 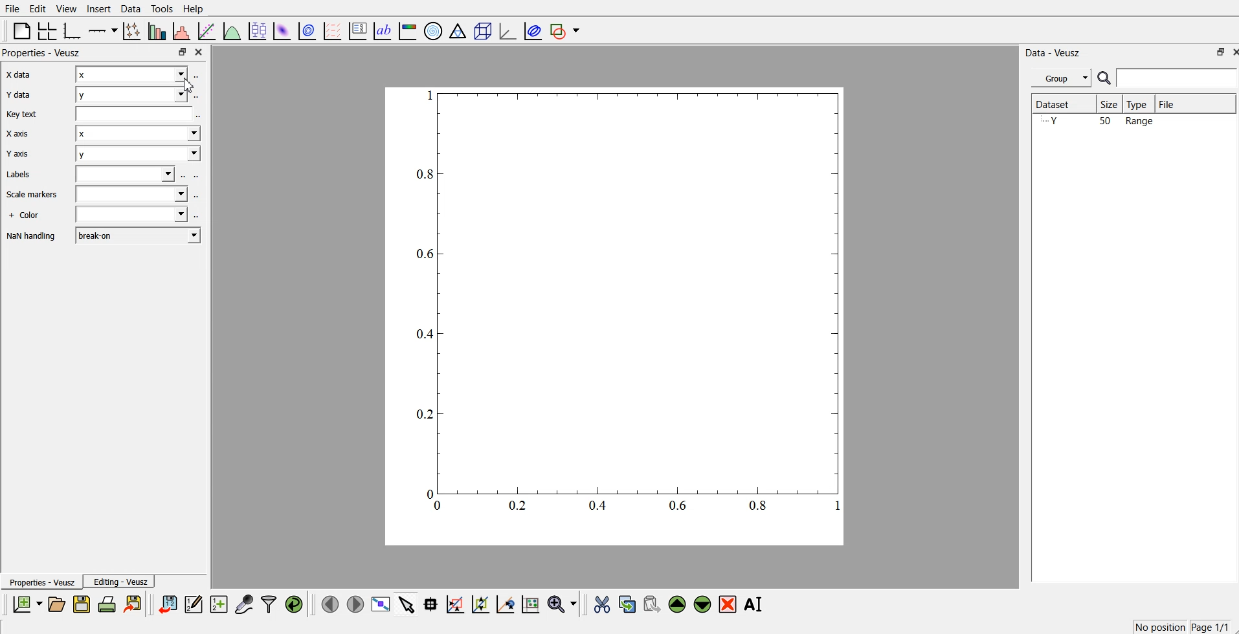 I want to click on plot covariance ellipses, so click(x=532, y=30).